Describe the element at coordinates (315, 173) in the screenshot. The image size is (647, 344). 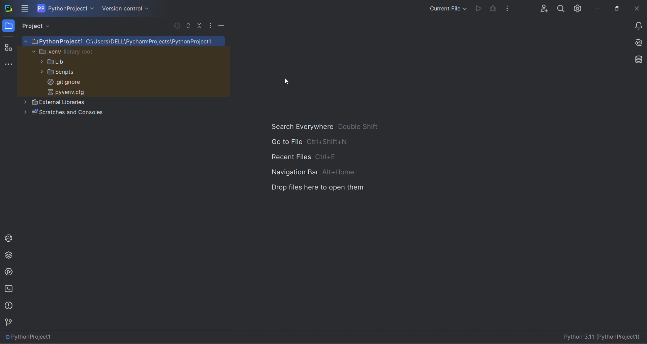
I see `Navigation Bar` at that location.